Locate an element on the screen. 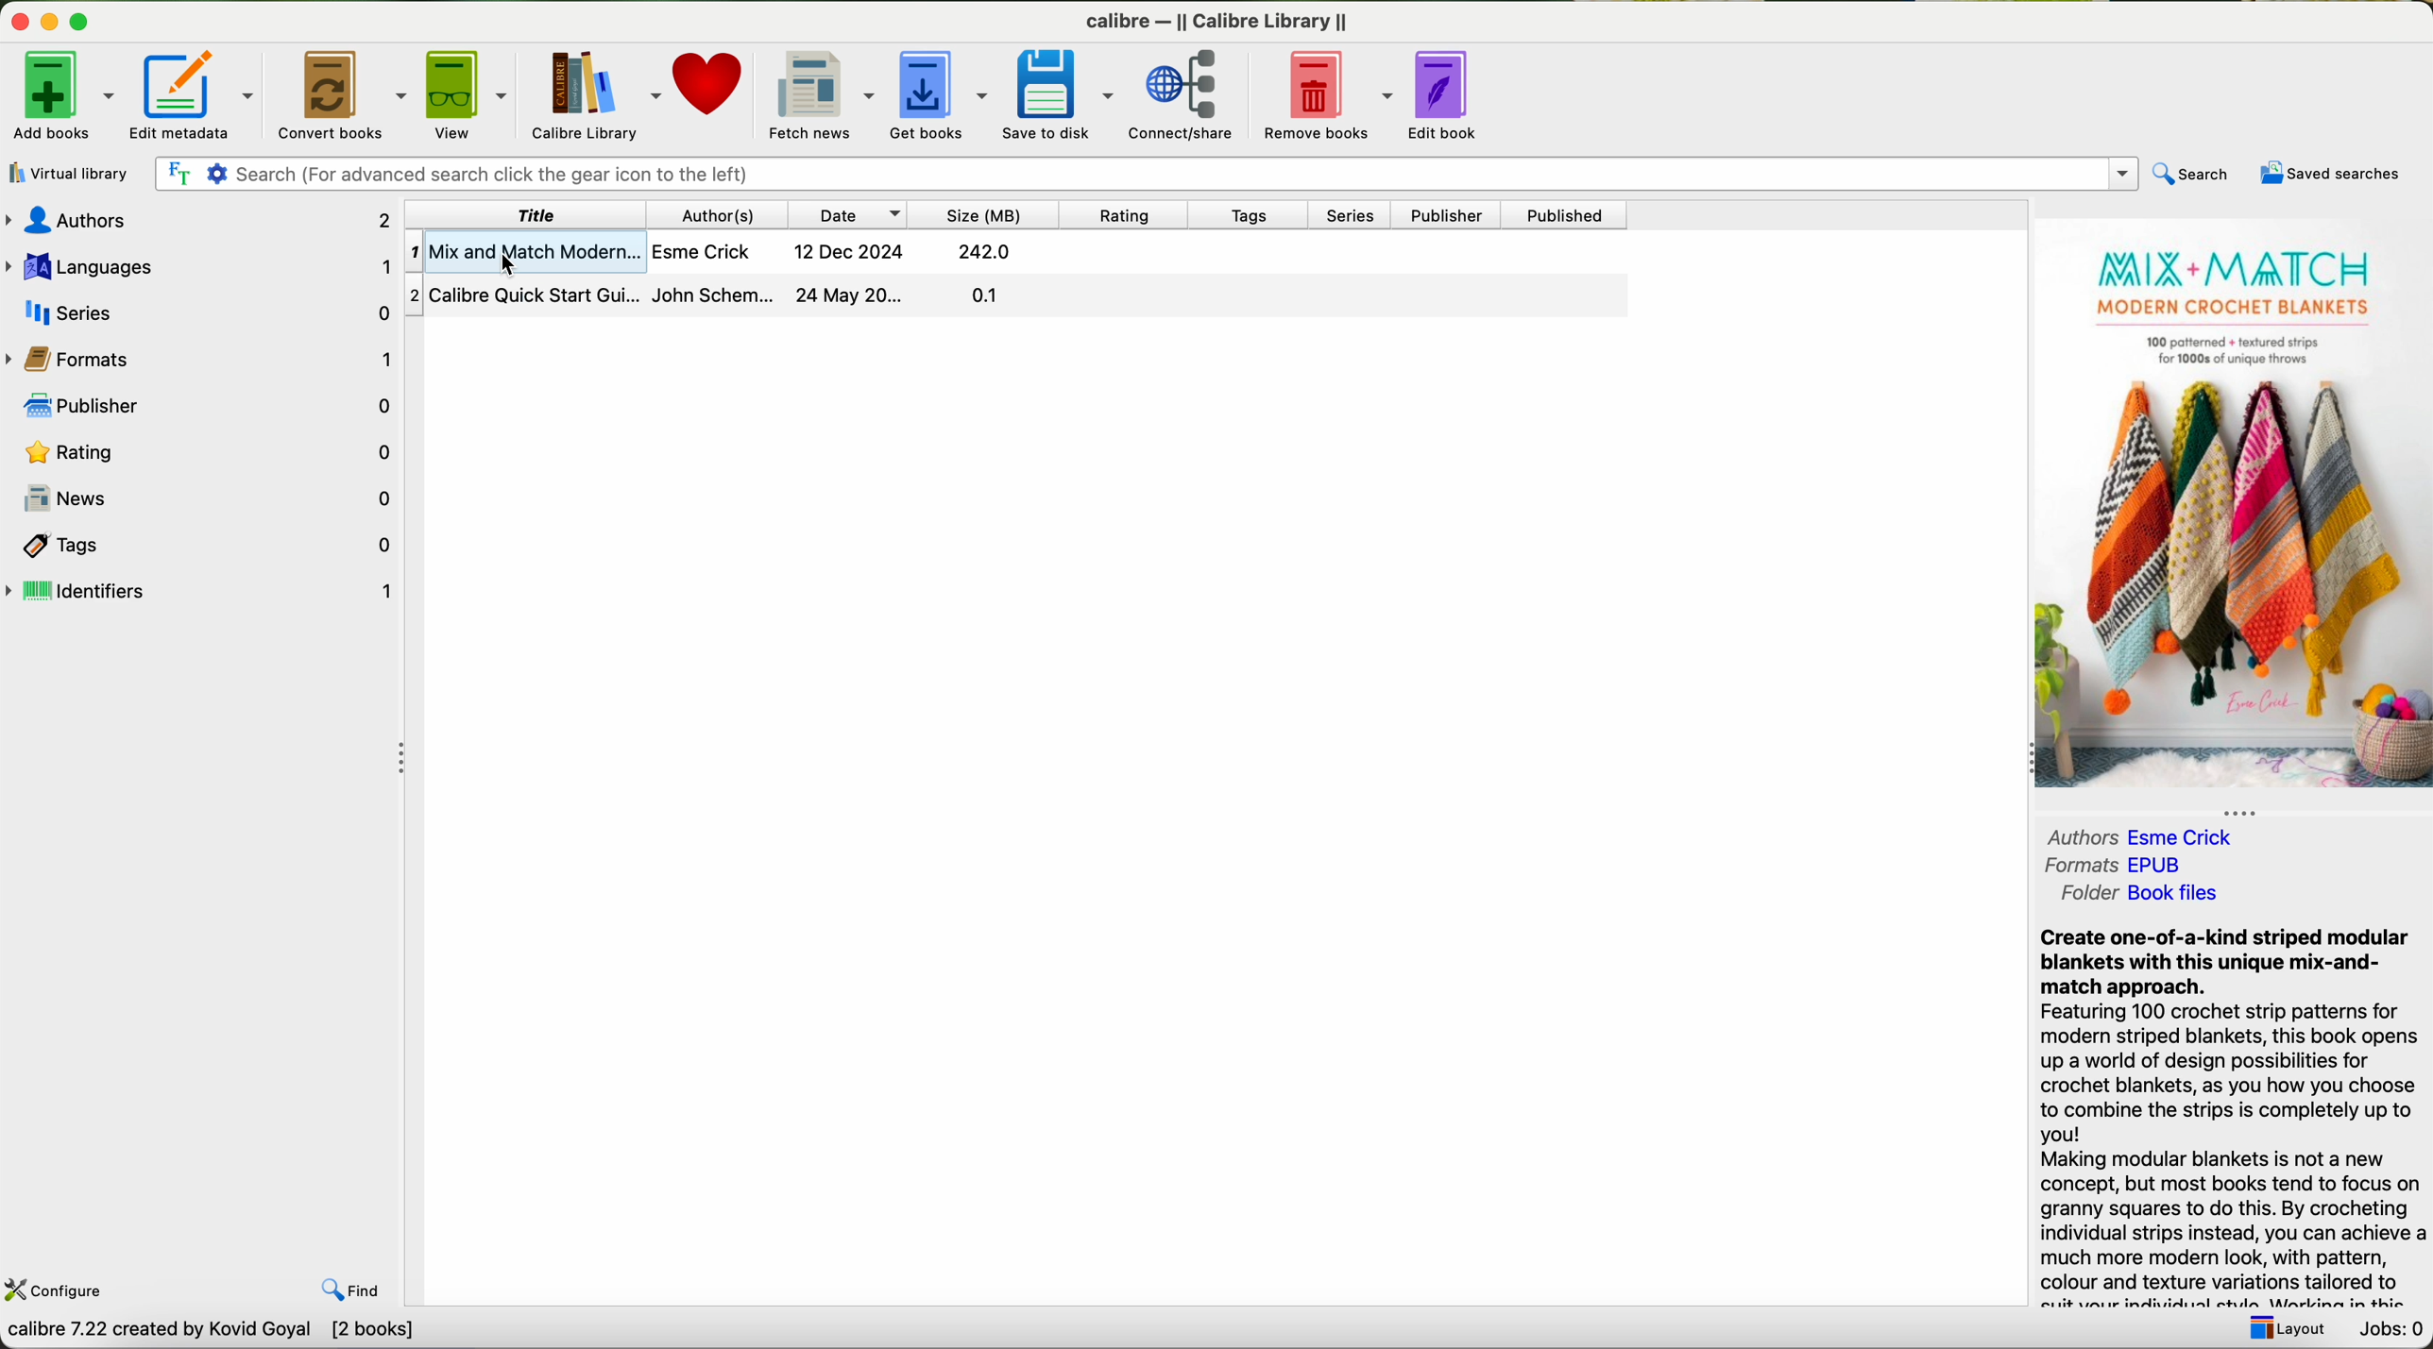  book cover preview is located at coordinates (2231, 507).